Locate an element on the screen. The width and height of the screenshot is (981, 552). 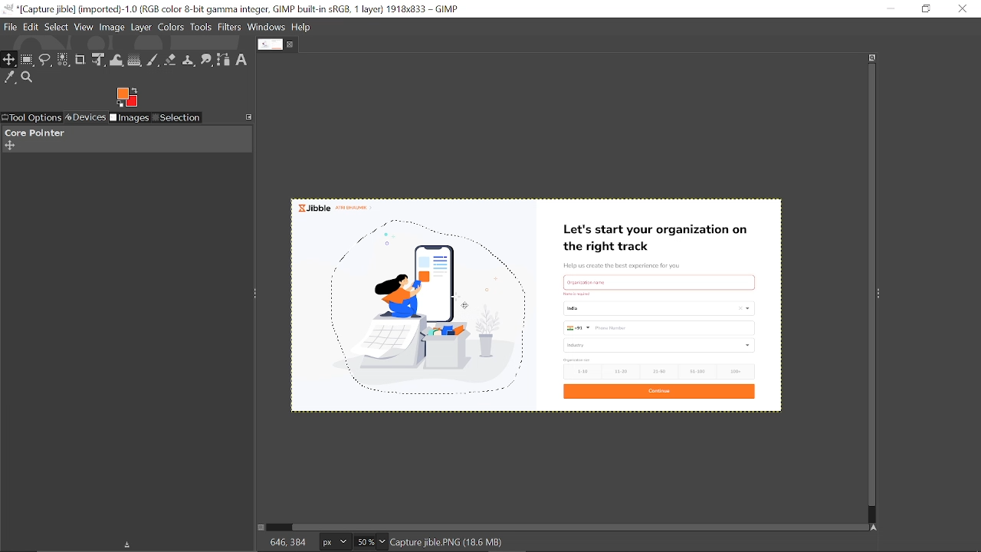
Filters is located at coordinates (230, 28).